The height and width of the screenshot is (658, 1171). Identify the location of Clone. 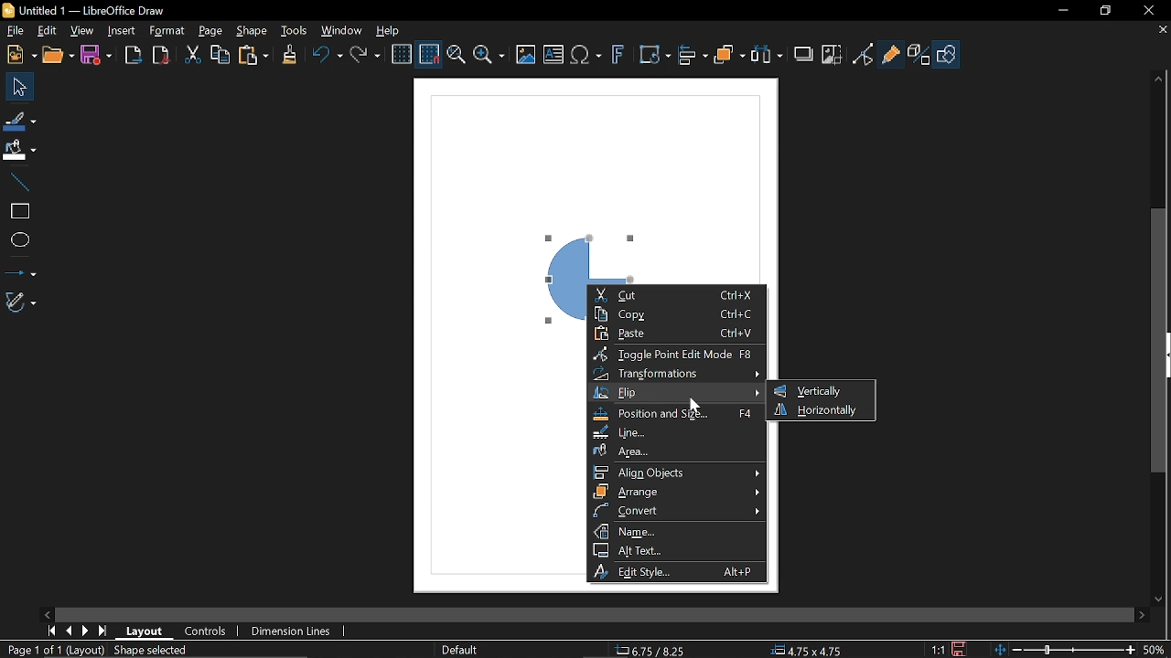
(289, 55).